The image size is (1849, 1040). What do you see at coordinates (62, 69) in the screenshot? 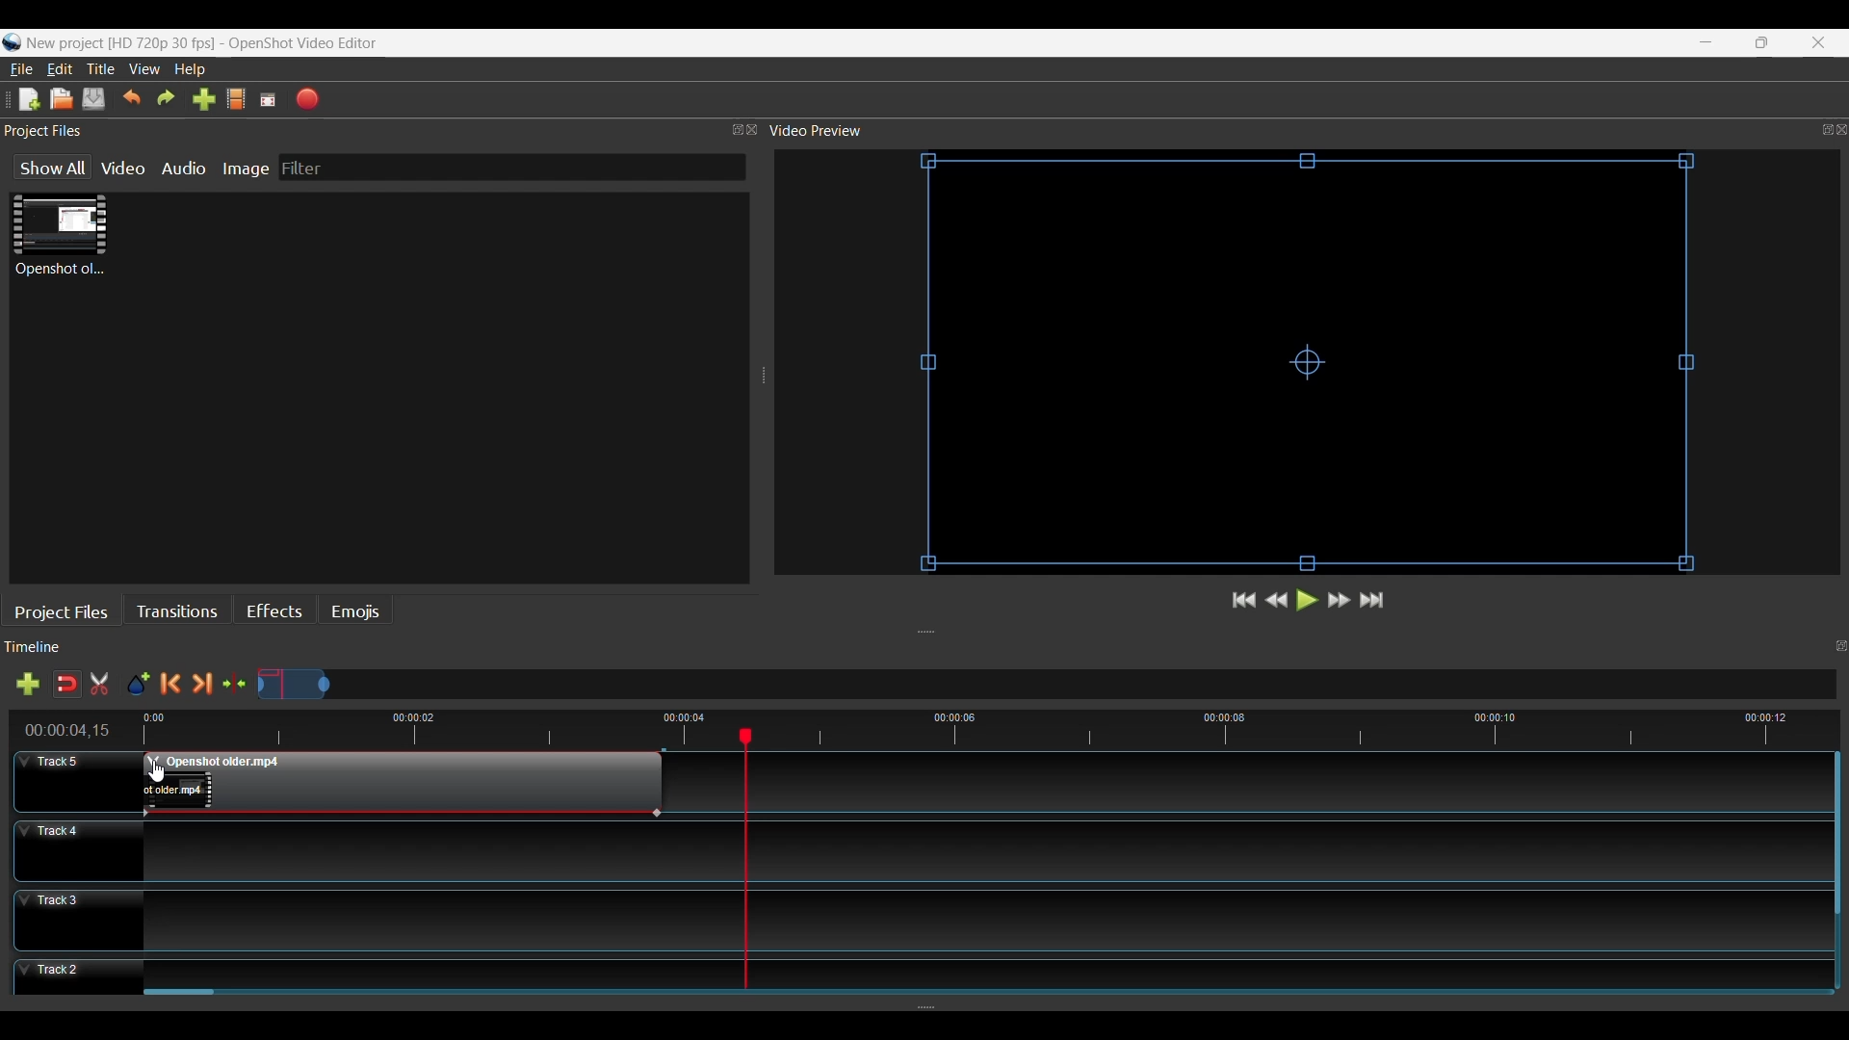
I see `Edit` at bounding box center [62, 69].